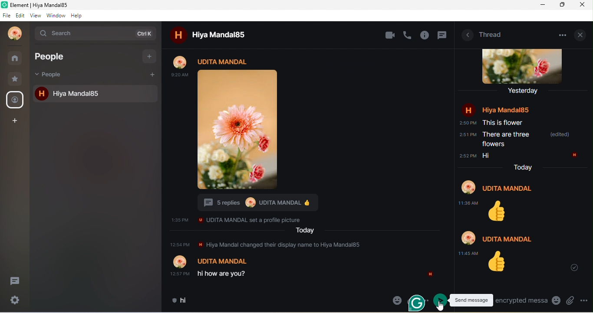 The height and width of the screenshot is (313, 593). I want to click on Hiya Mandal85, so click(505, 110).